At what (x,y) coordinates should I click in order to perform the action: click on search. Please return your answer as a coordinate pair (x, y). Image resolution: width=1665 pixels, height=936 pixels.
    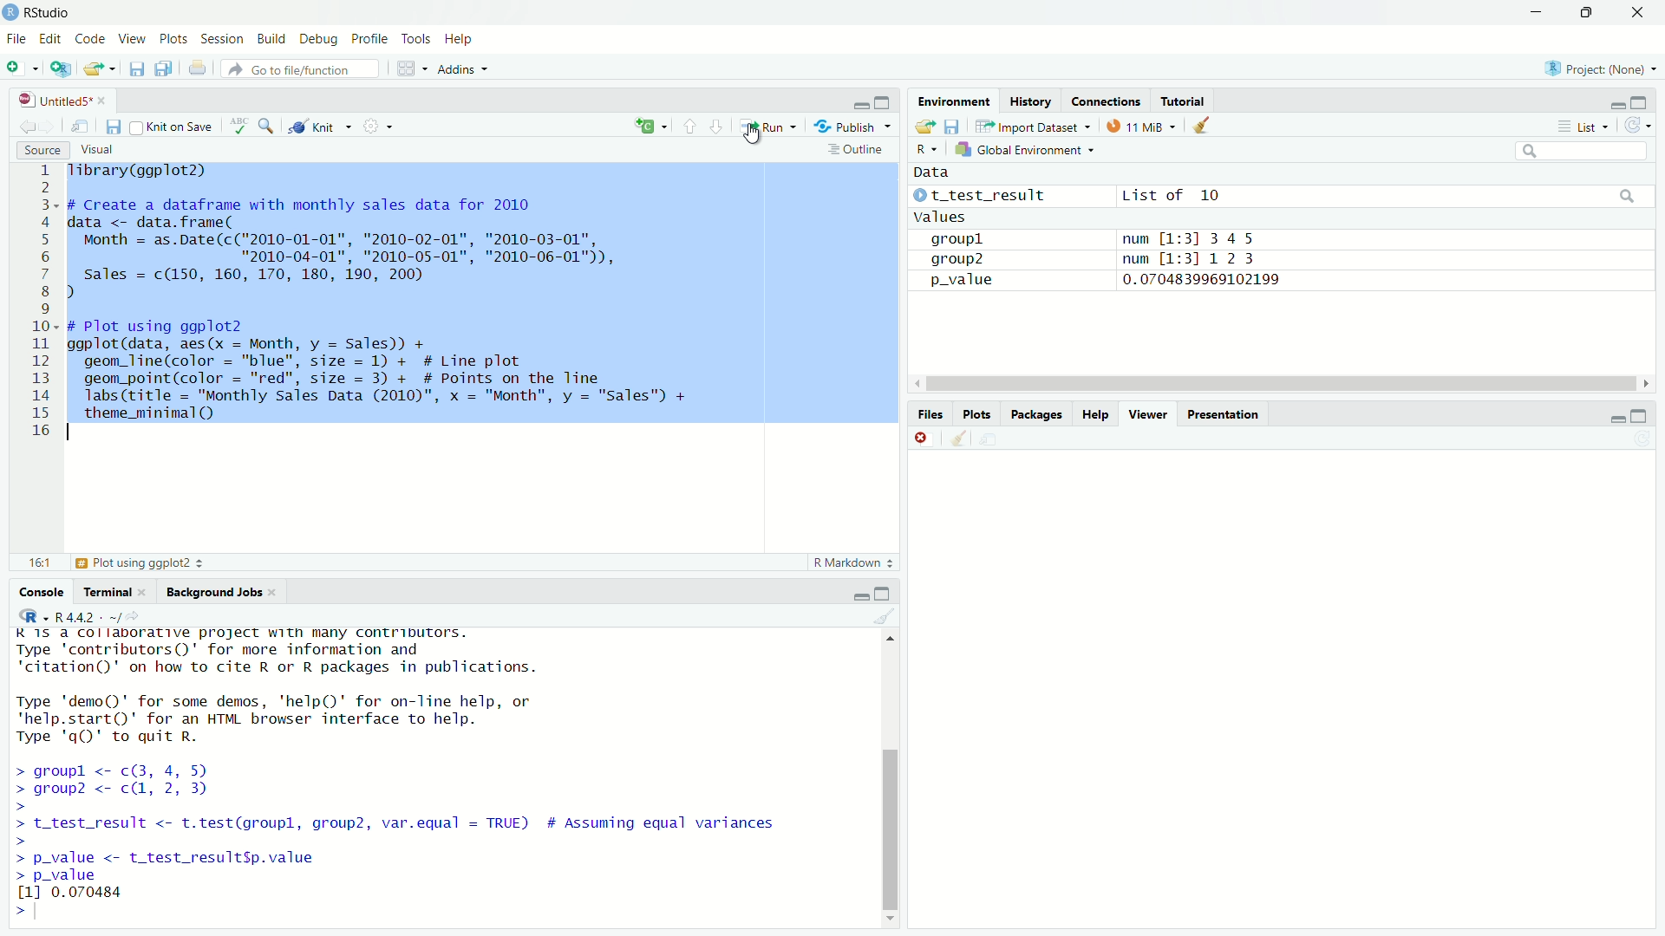
    Looking at the image, I should click on (267, 127).